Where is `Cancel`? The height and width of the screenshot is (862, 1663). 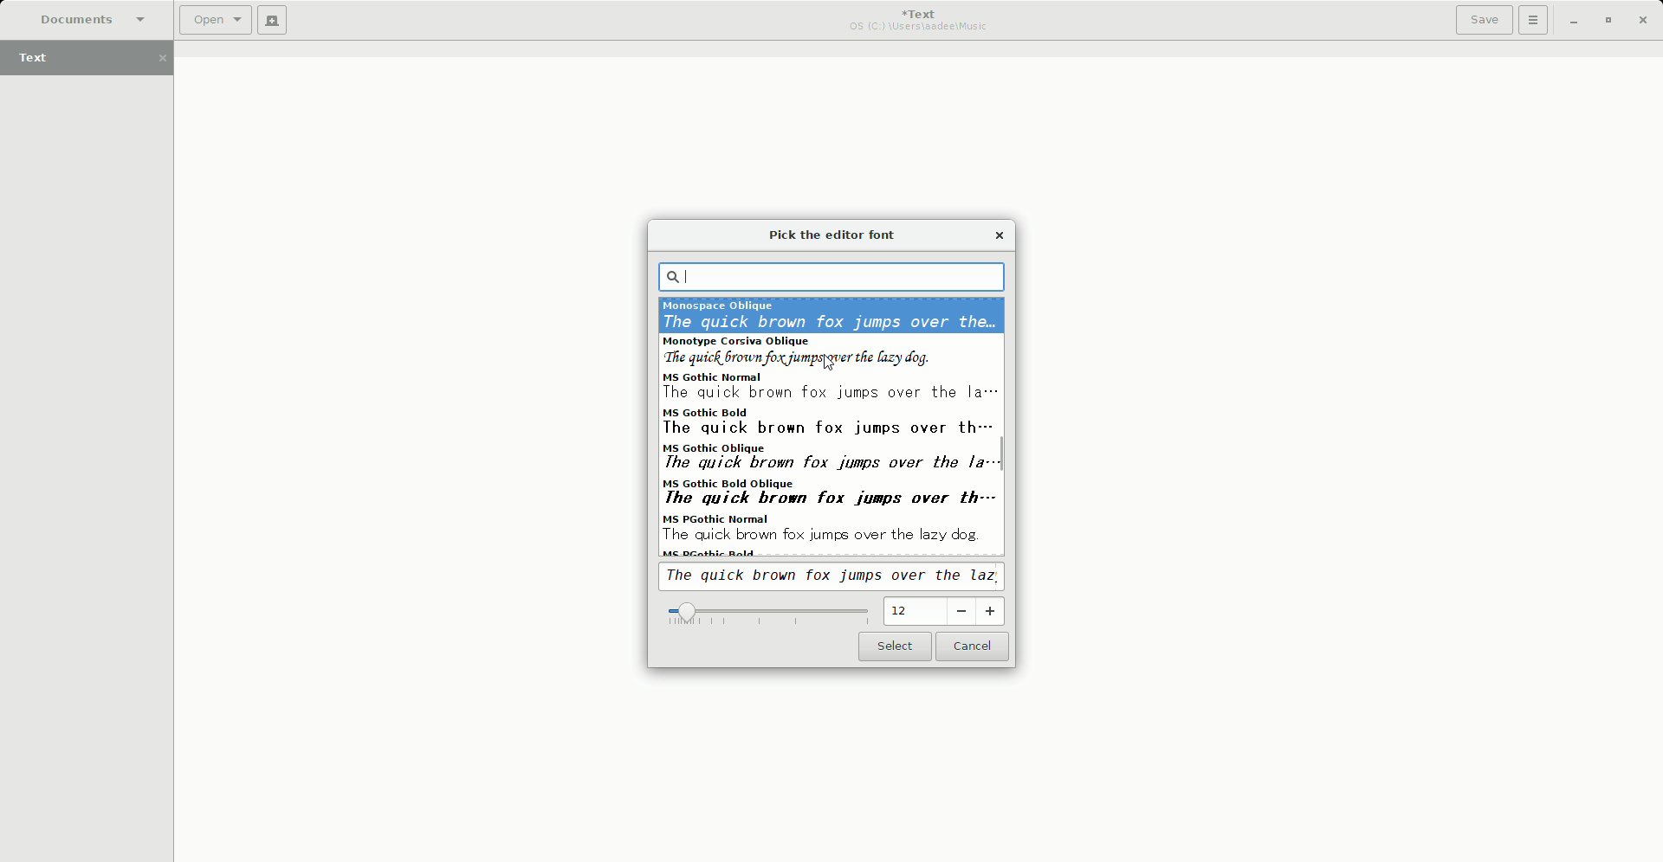
Cancel is located at coordinates (974, 648).